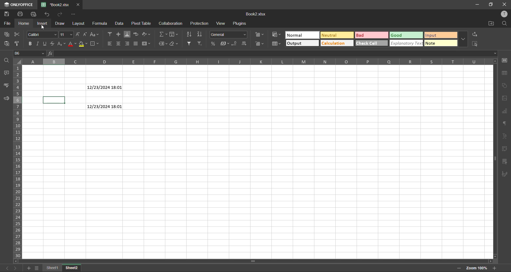 This screenshot has width=511, height=272. What do you see at coordinates (105, 87) in the screenshot?
I see `12/23/24 18:01` at bounding box center [105, 87].